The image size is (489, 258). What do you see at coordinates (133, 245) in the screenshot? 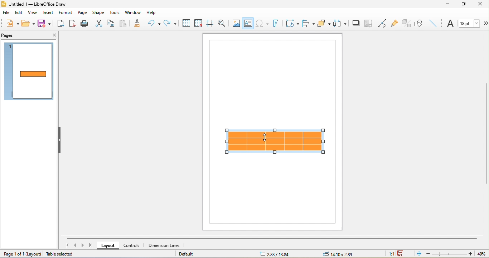
I see `controls` at bounding box center [133, 245].